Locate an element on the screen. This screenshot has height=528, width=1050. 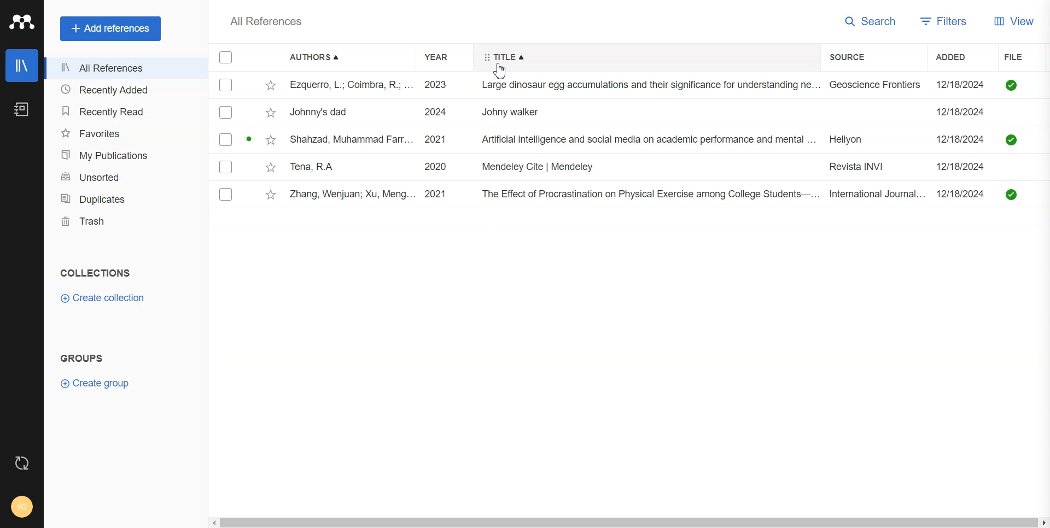
Recently Added is located at coordinates (125, 90).